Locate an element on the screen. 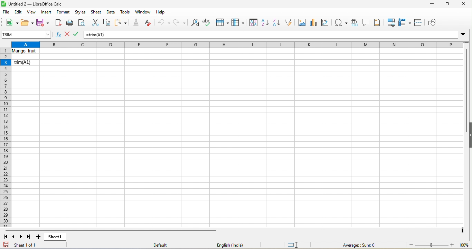 This screenshot has height=249, width=472. find and replace is located at coordinates (194, 23).